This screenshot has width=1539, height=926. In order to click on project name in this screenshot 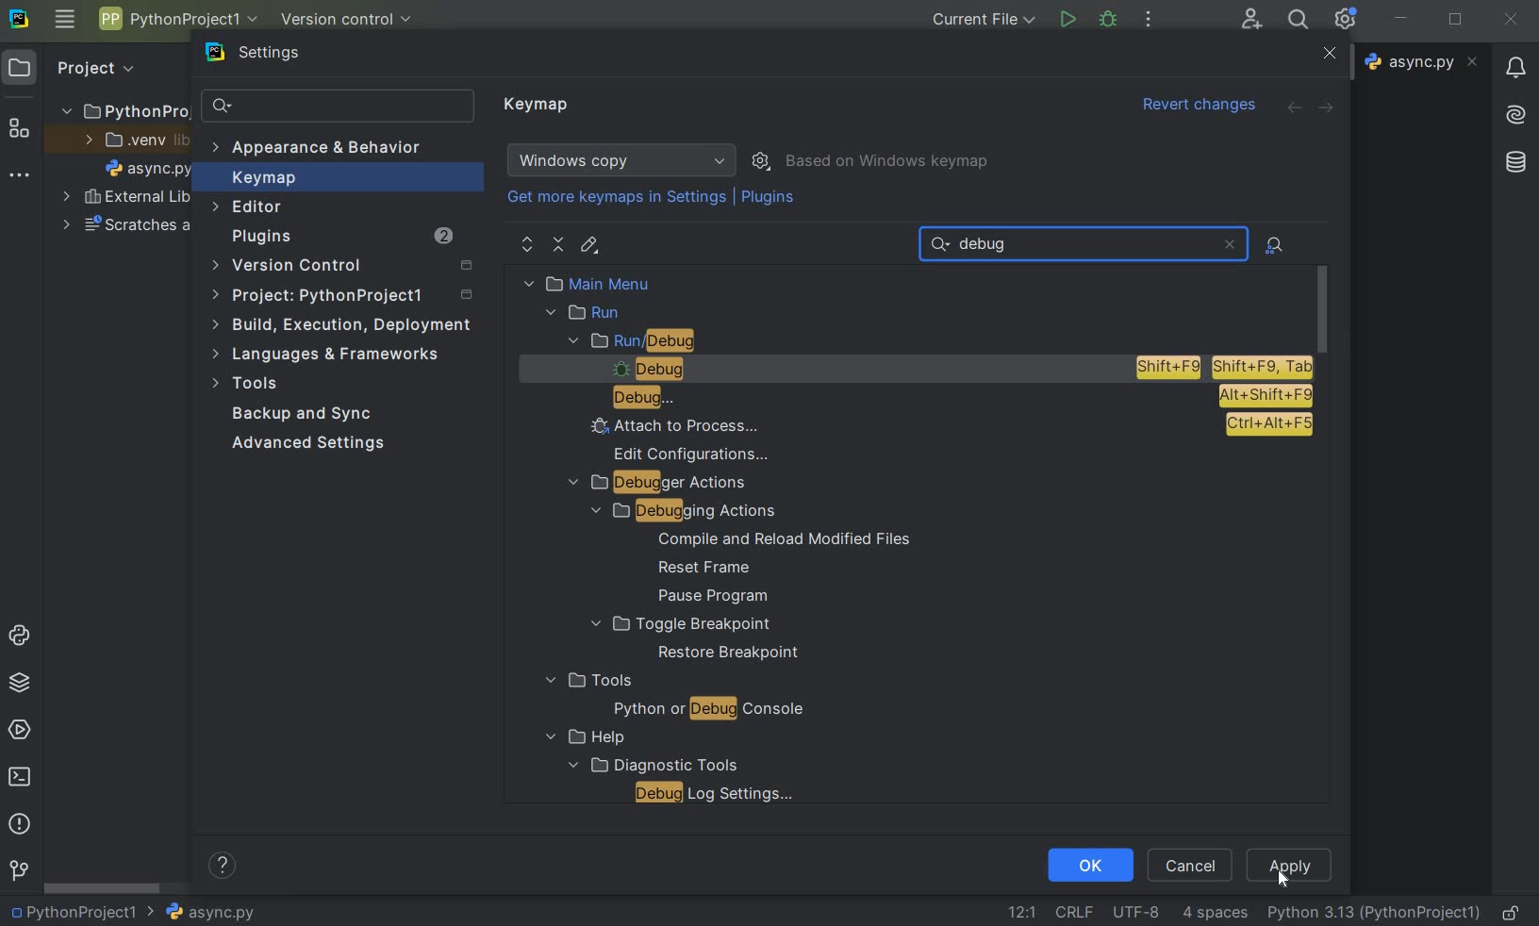, I will do `click(176, 19)`.